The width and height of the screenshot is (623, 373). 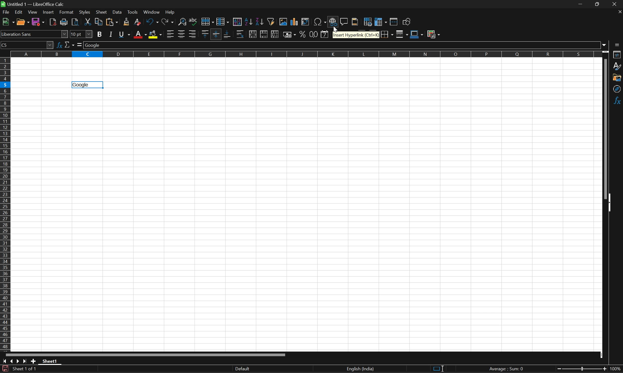 What do you see at coordinates (407, 21) in the screenshot?
I see `Show draw functions` at bounding box center [407, 21].